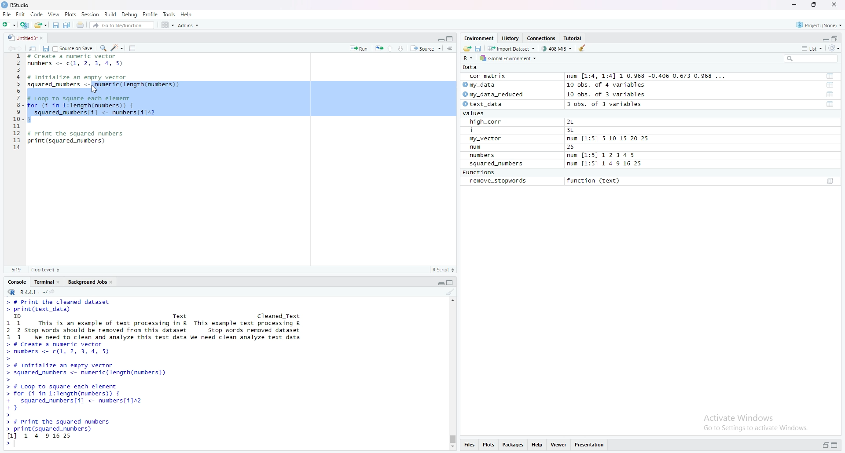 The height and width of the screenshot is (453, 845). What do you see at coordinates (111, 14) in the screenshot?
I see `Build` at bounding box center [111, 14].